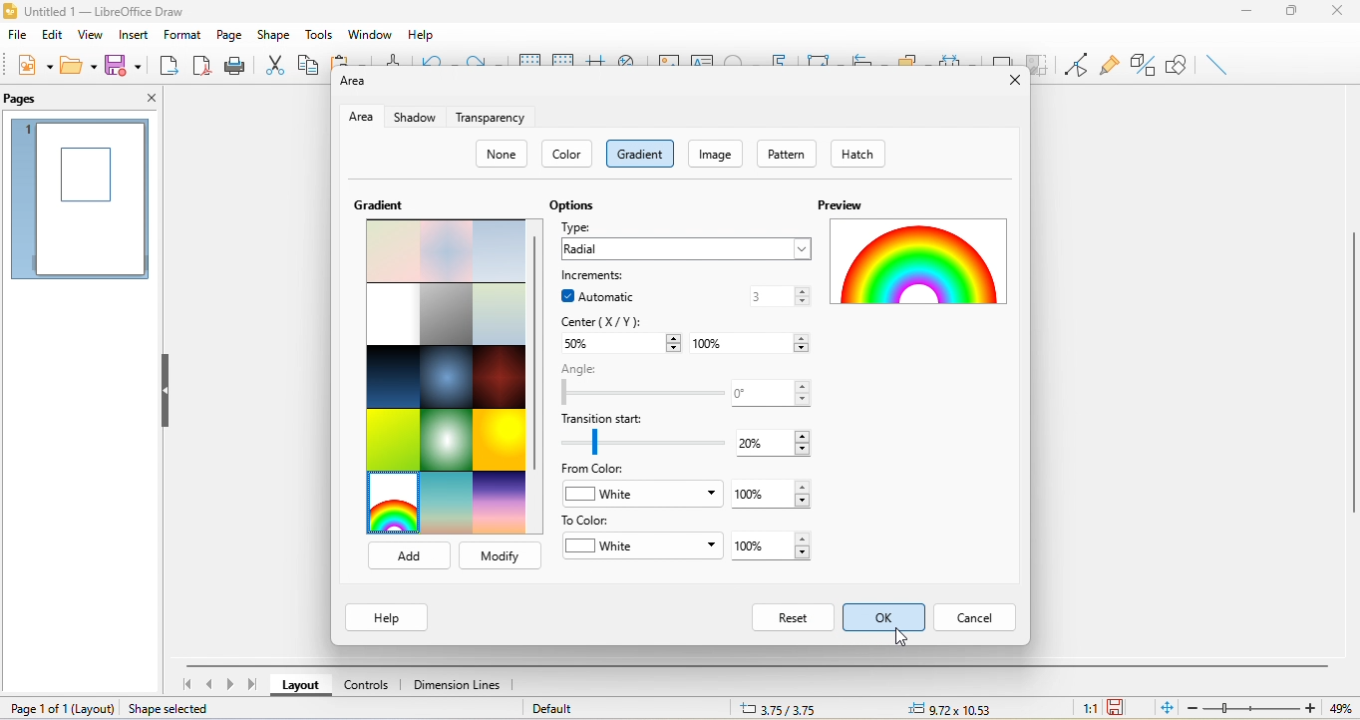 Image resolution: width=1360 pixels, height=720 pixels. Describe the element at coordinates (686, 385) in the screenshot. I see `angle 0` at that location.